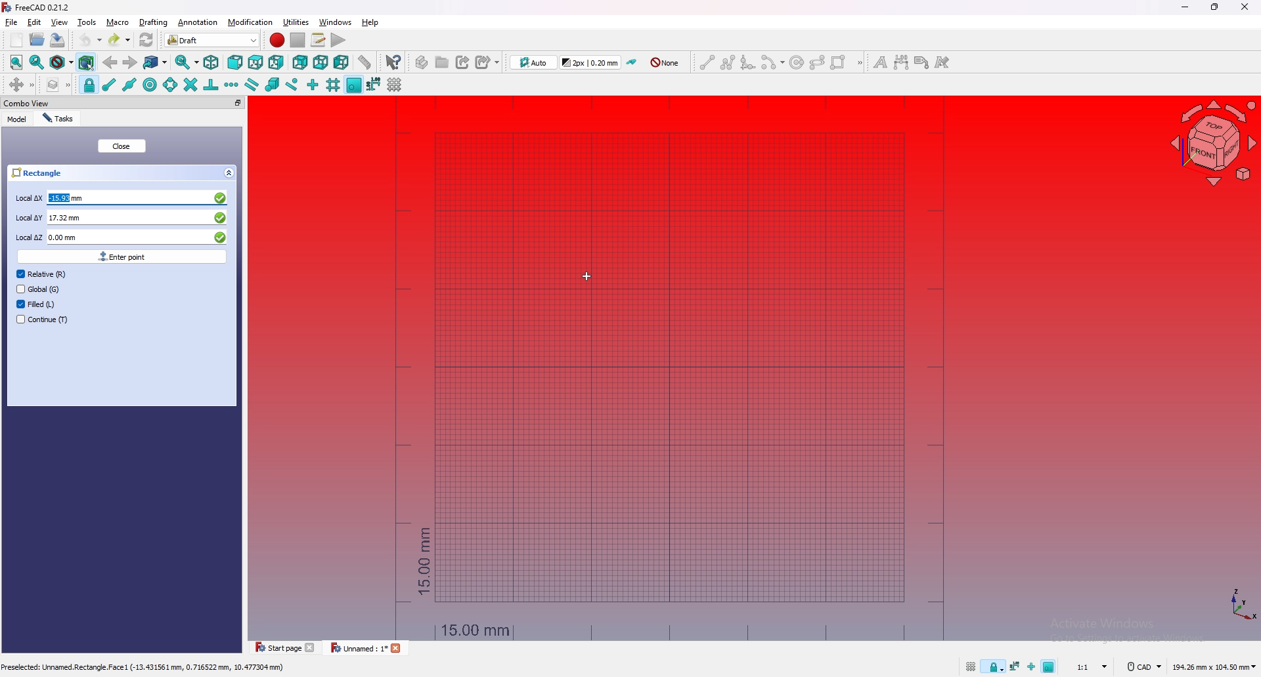 This screenshot has width=1261, height=677. I want to click on fillet, so click(747, 62).